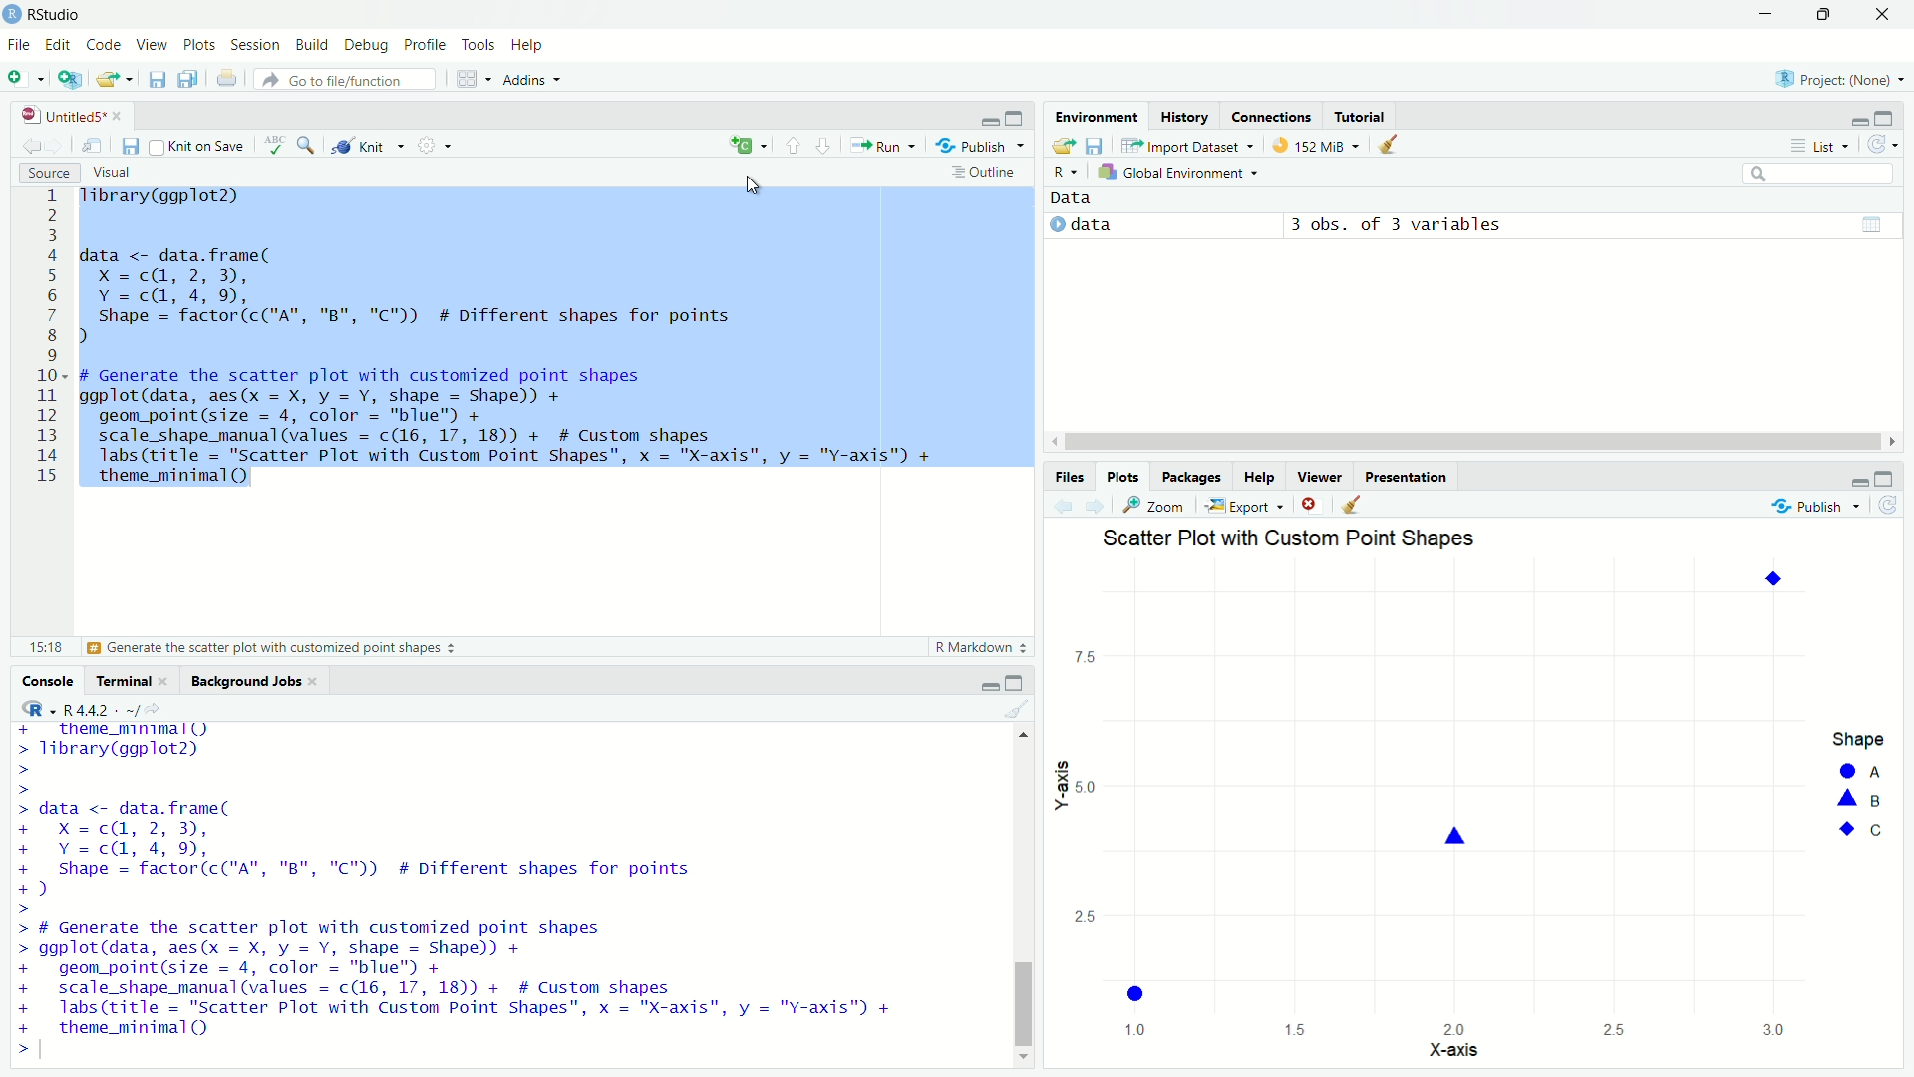  What do you see at coordinates (25, 79) in the screenshot?
I see `New file` at bounding box center [25, 79].